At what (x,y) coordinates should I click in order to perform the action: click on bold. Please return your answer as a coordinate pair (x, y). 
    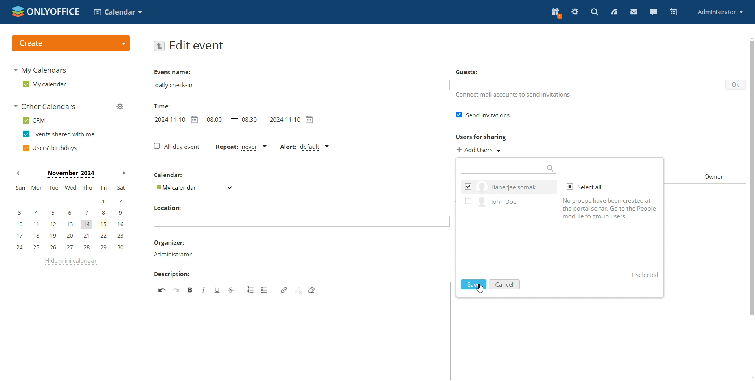
    Looking at the image, I should click on (191, 289).